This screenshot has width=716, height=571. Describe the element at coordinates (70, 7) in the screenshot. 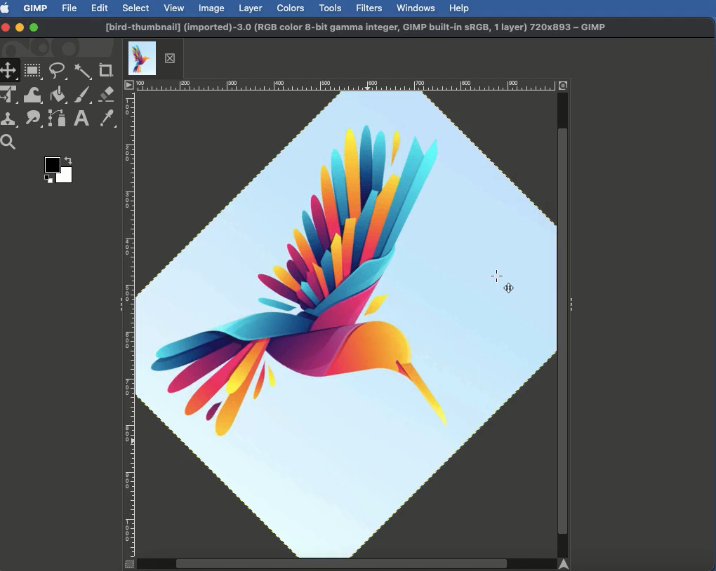

I see `File` at that location.